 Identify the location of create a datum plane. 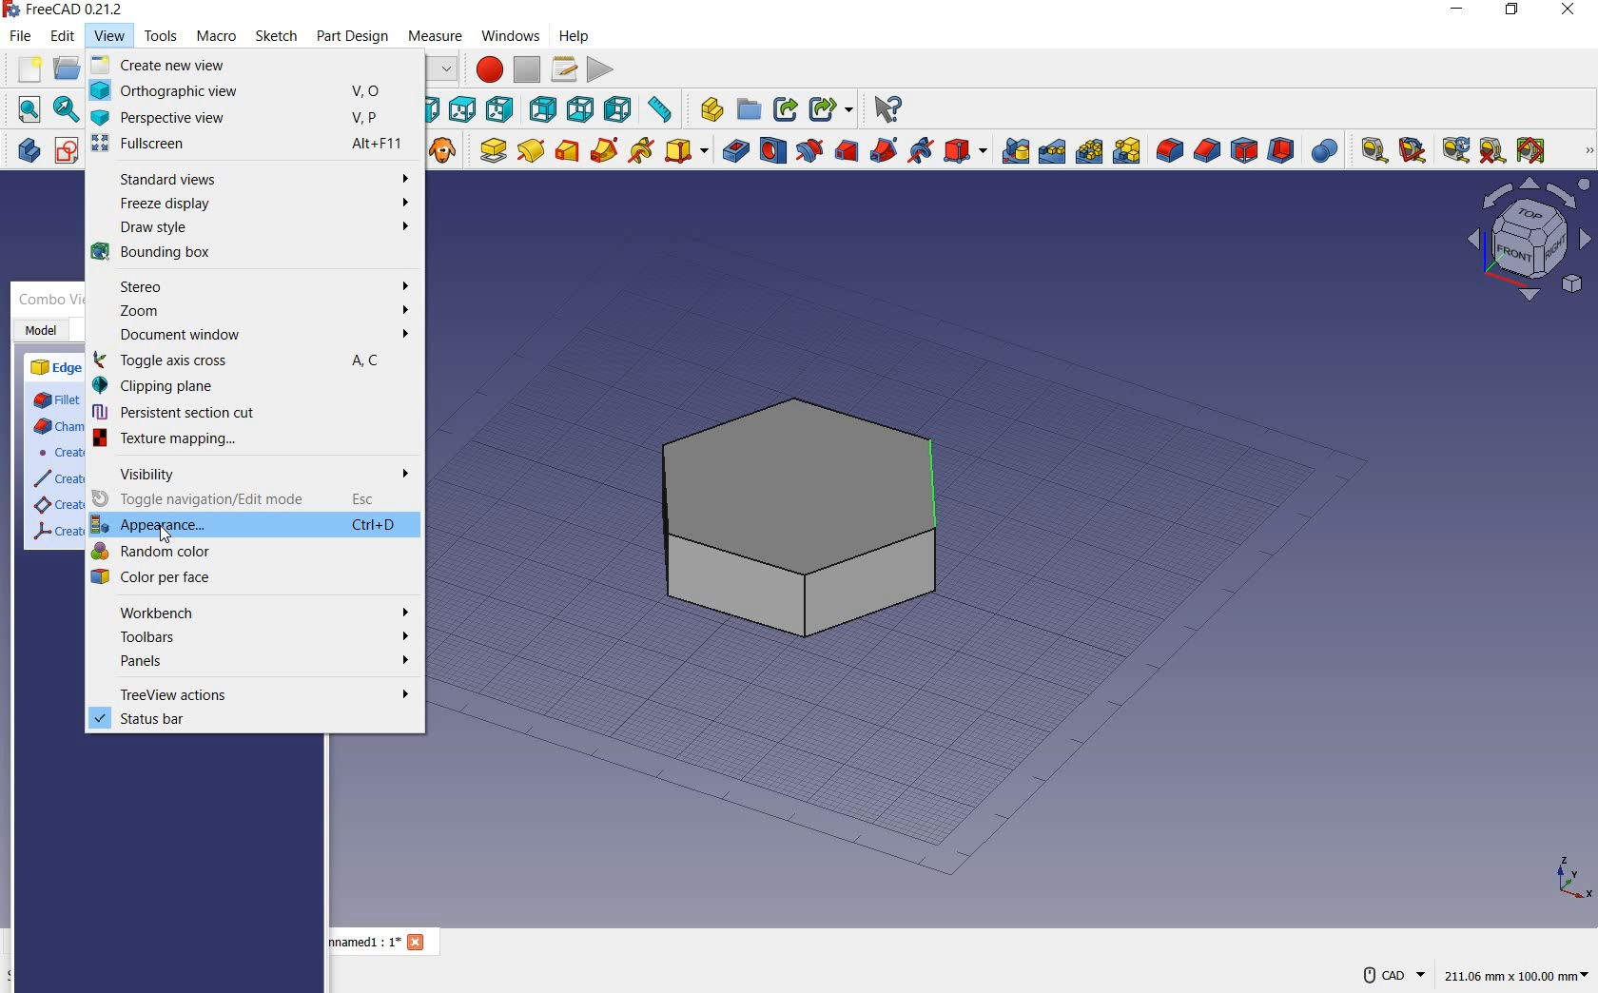
(54, 506).